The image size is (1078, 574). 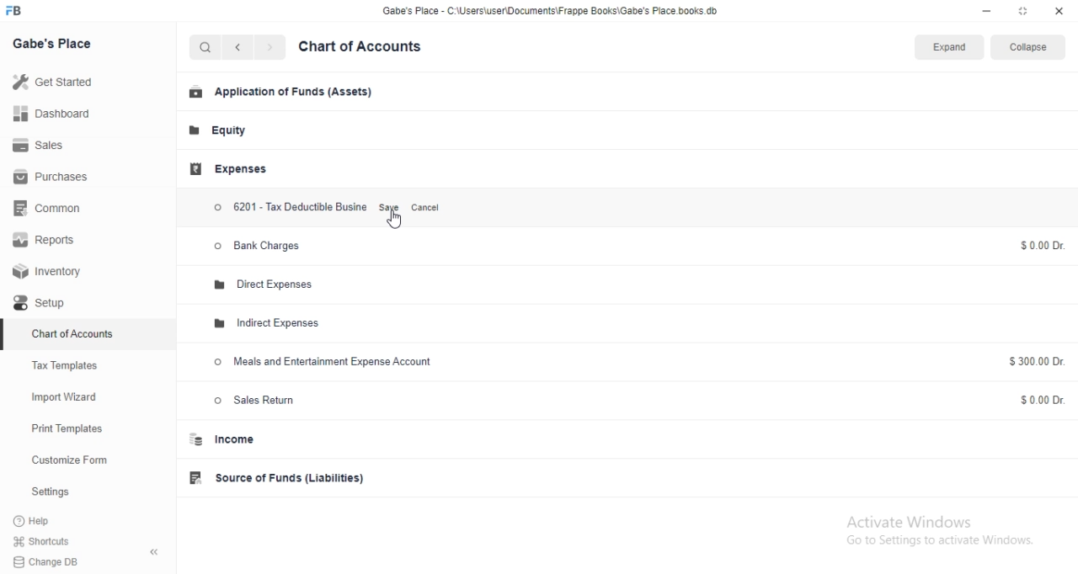 What do you see at coordinates (72, 363) in the screenshot?
I see `Tax Templates` at bounding box center [72, 363].